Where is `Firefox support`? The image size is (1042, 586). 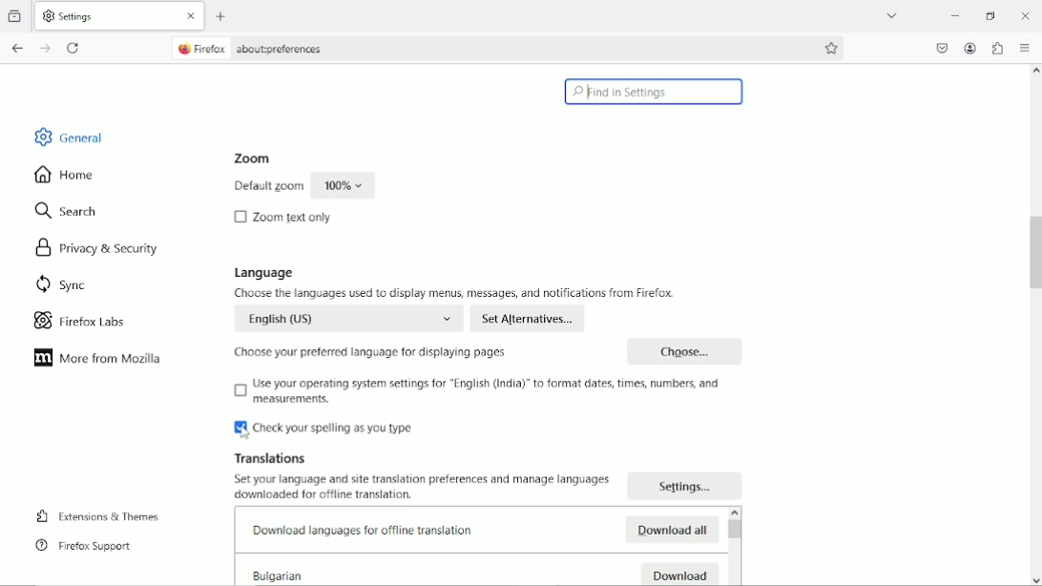
Firefox support is located at coordinates (81, 547).